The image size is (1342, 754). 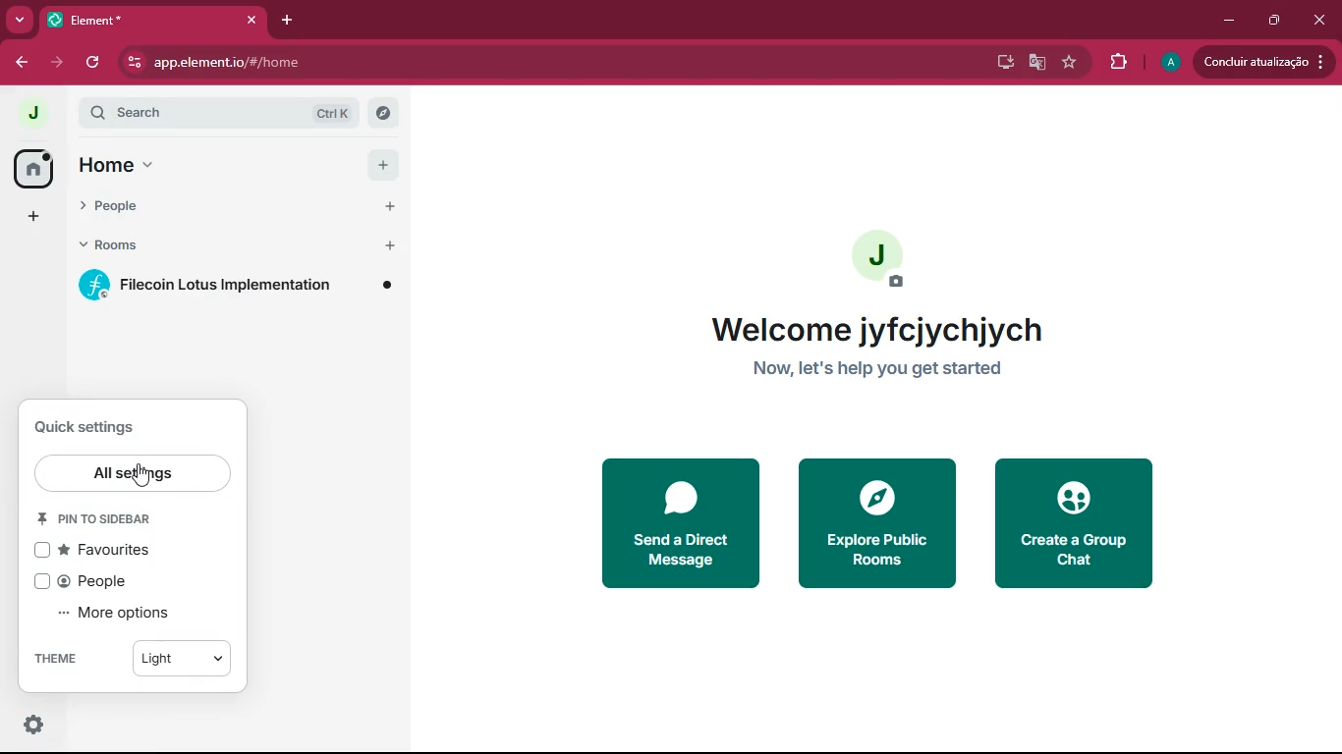 What do you see at coordinates (883, 370) in the screenshot?
I see `now, let's help you get started` at bounding box center [883, 370].